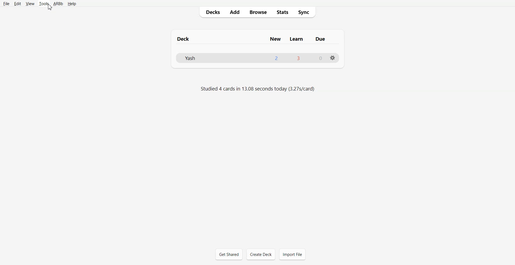 Image resolution: width=515 pixels, height=265 pixels. Describe the element at coordinates (305, 12) in the screenshot. I see `Sync` at that location.